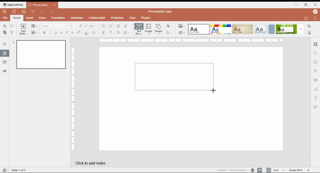  Describe the element at coordinates (316, 90) in the screenshot. I see `chart settings` at that location.